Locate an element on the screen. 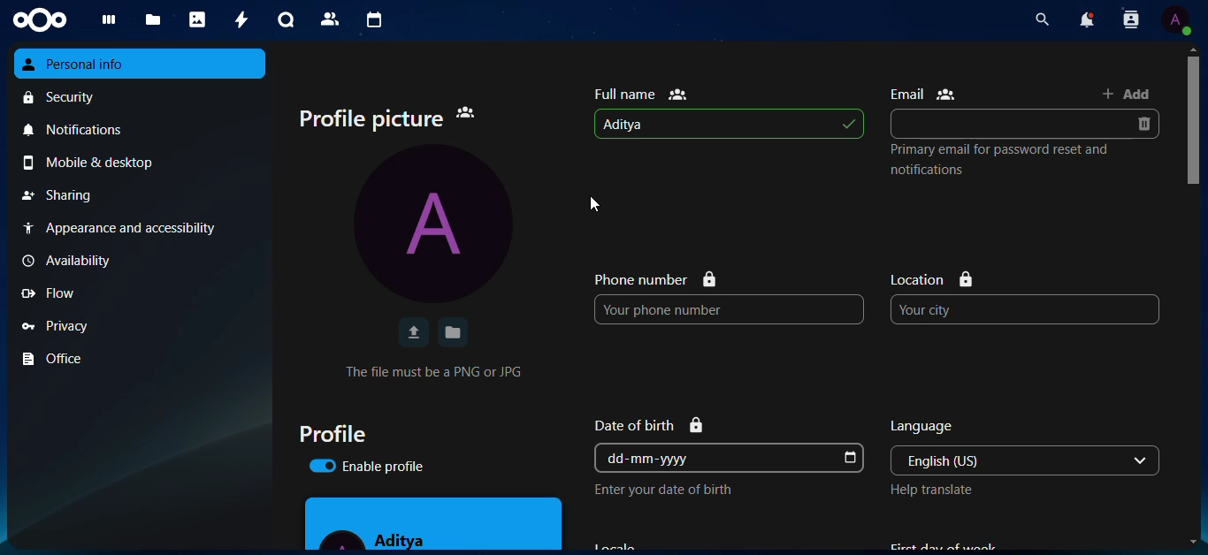 Image resolution: width=1208 pixels, height=555 pixels. scroll bar is located at coordinates (1195, 236).